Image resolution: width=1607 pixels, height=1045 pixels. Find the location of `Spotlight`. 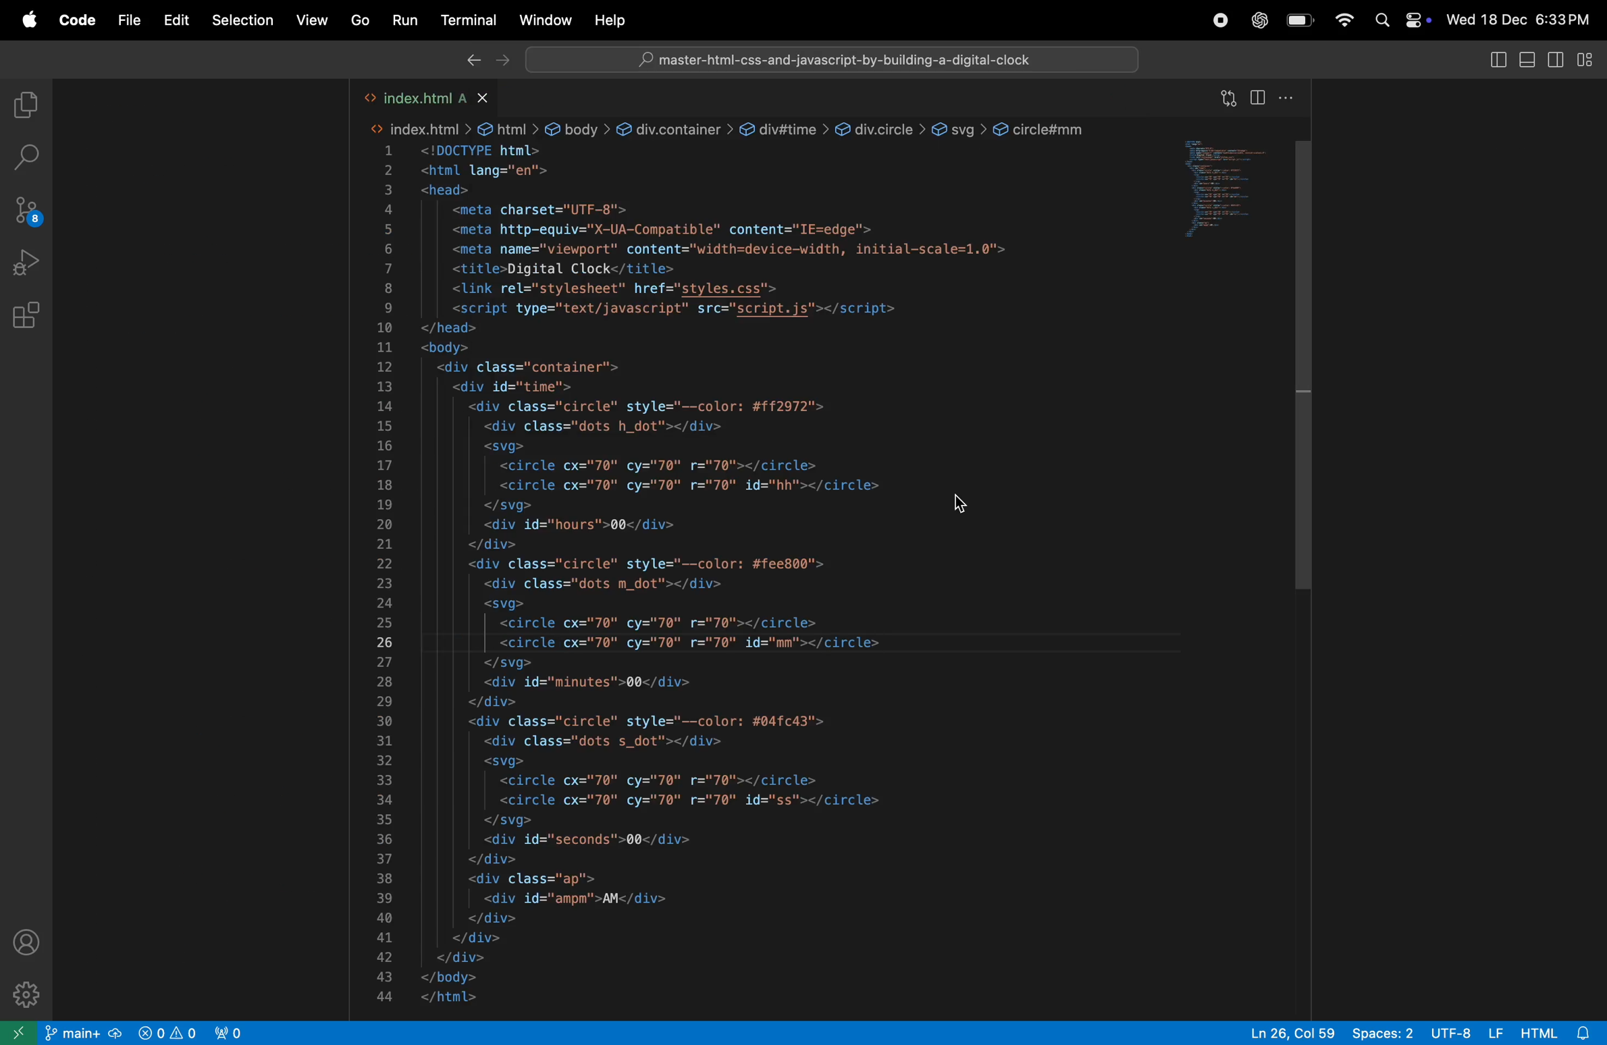

Spotlight is located at coordinates (1380, 21).